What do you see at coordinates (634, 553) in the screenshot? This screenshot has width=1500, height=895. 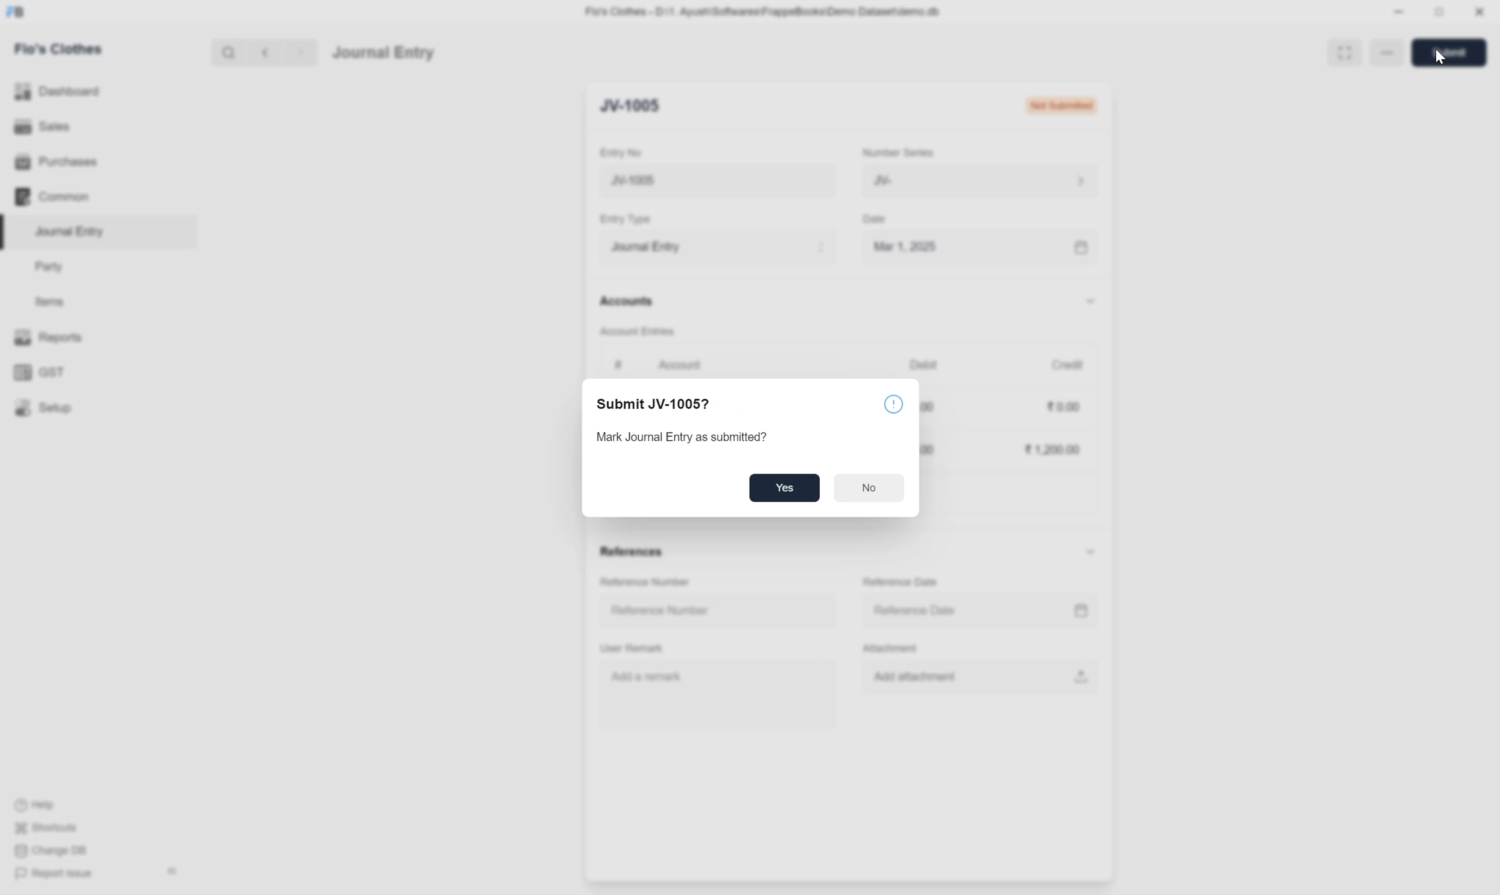 I see `References` at bounding box center [634, 553].